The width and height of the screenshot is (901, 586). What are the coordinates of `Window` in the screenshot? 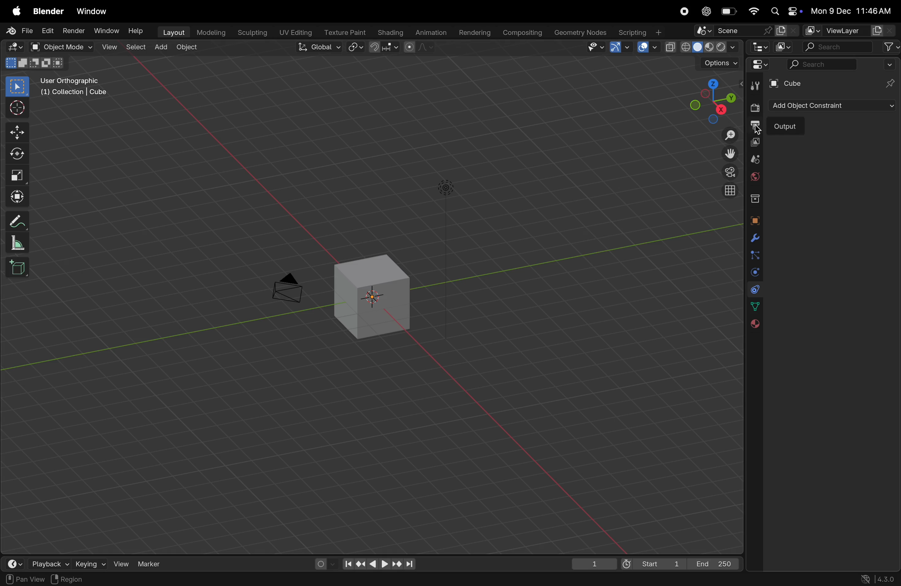 It's located at (106, 31).